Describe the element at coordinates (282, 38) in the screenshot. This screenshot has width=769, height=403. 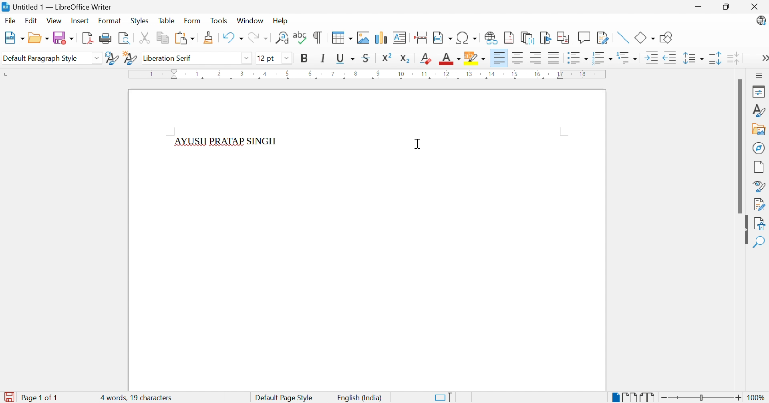
I see `Find and Replace` at that location.